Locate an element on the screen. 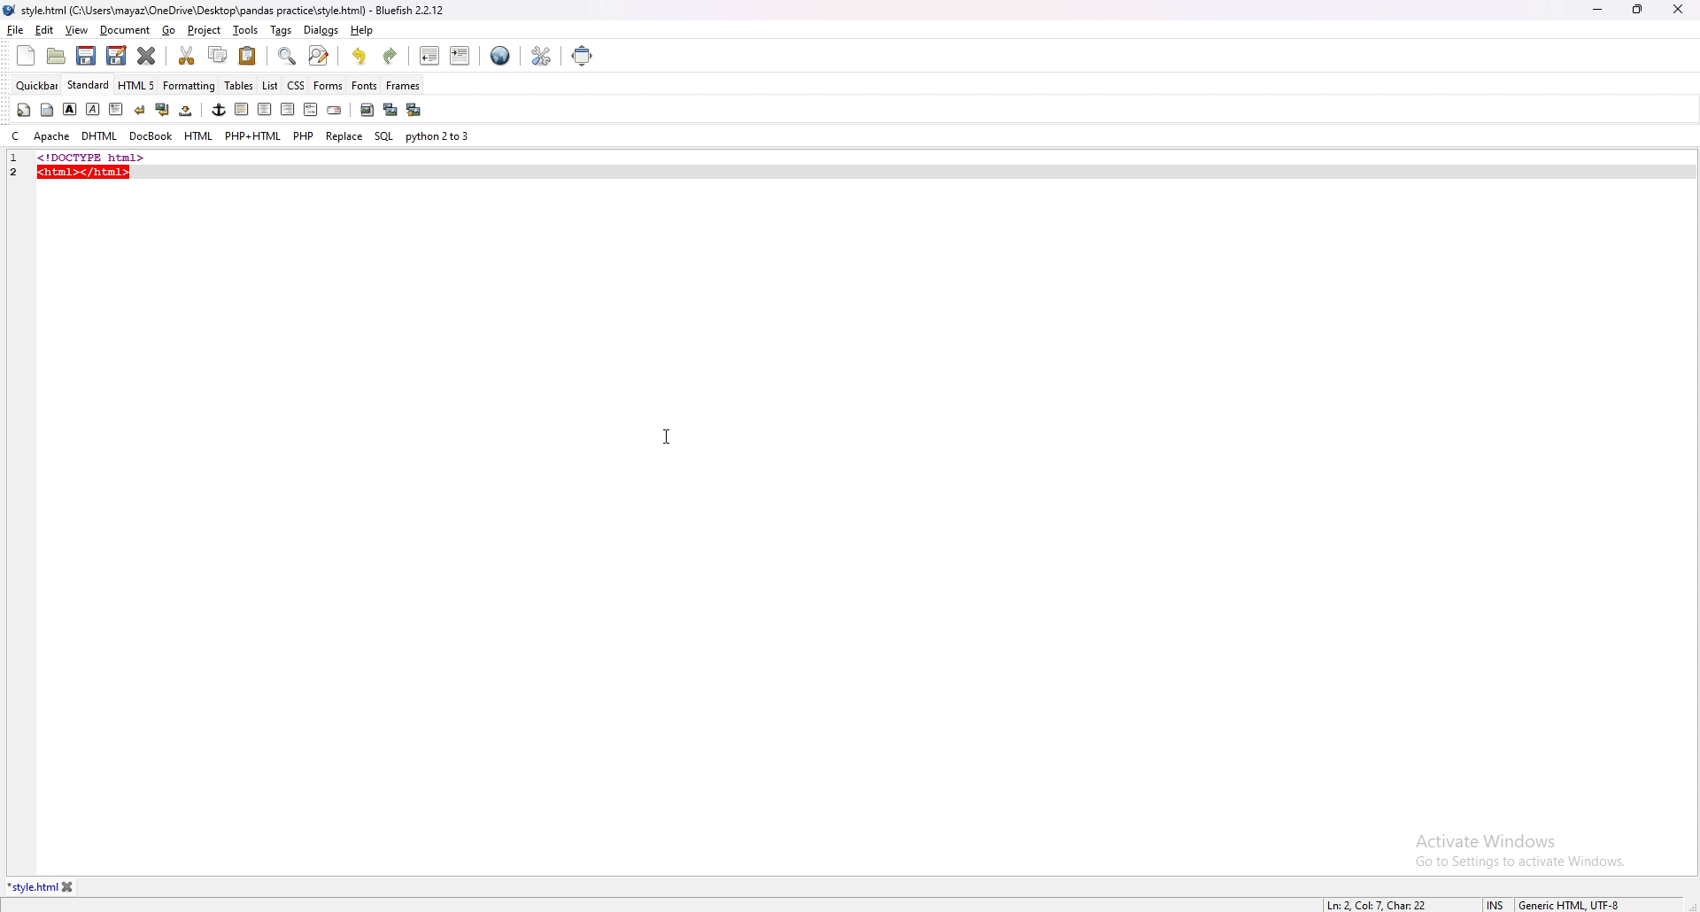 This screenshot has height=912, width=1700. full screen is located at coordinates (584, 55).